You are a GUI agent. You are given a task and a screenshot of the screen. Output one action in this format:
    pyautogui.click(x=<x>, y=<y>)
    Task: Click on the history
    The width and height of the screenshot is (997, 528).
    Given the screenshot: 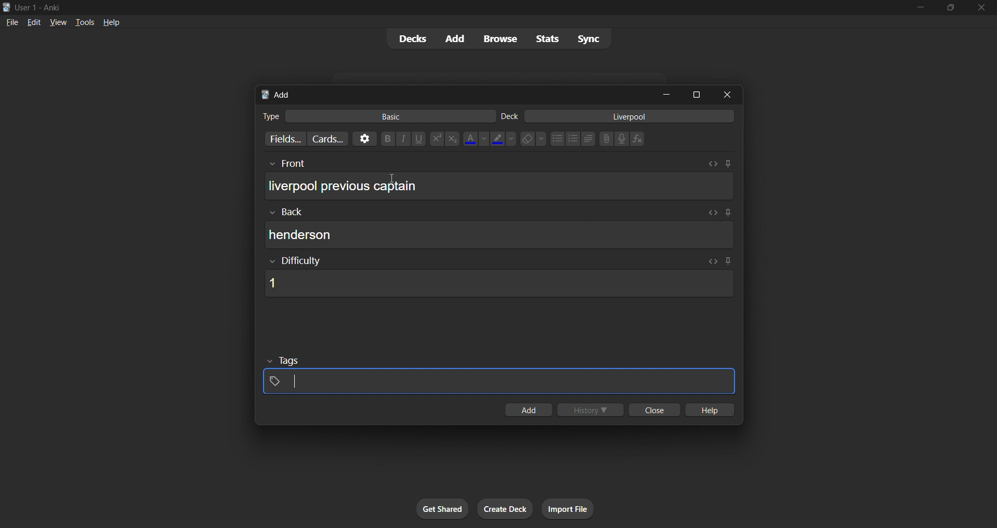 What is the action you would take?
    pyautogui.click(x=592, y=411)
    